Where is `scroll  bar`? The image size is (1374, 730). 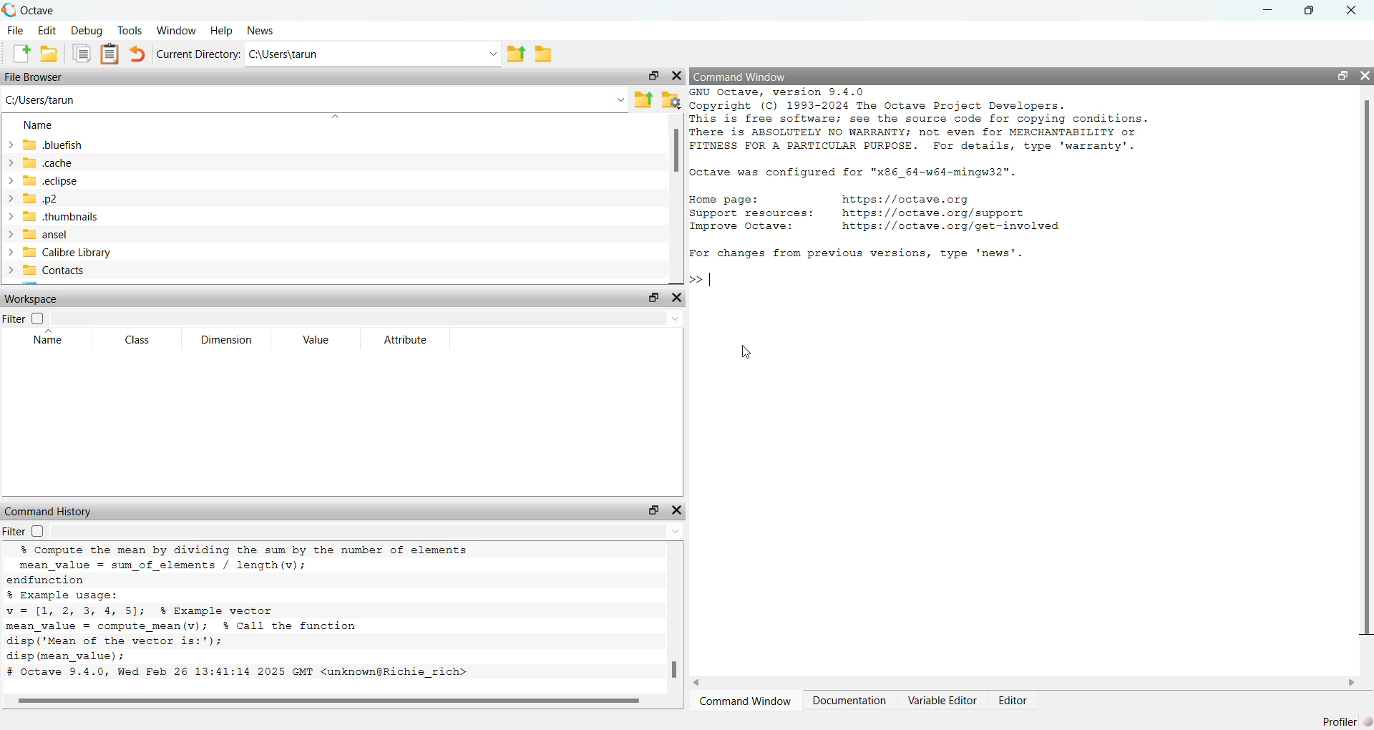
scroll  bar is located at coordinates (1368, 364).